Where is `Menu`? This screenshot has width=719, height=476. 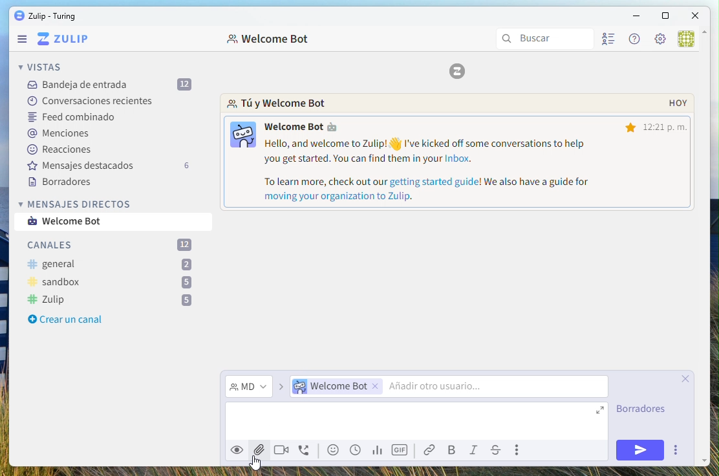 Menu is located at coordinates (23, 40).